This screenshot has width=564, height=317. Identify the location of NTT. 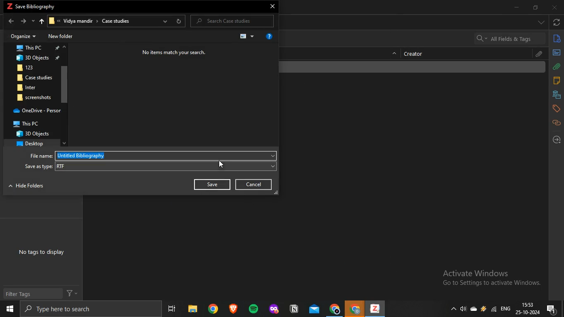
(27, 185).